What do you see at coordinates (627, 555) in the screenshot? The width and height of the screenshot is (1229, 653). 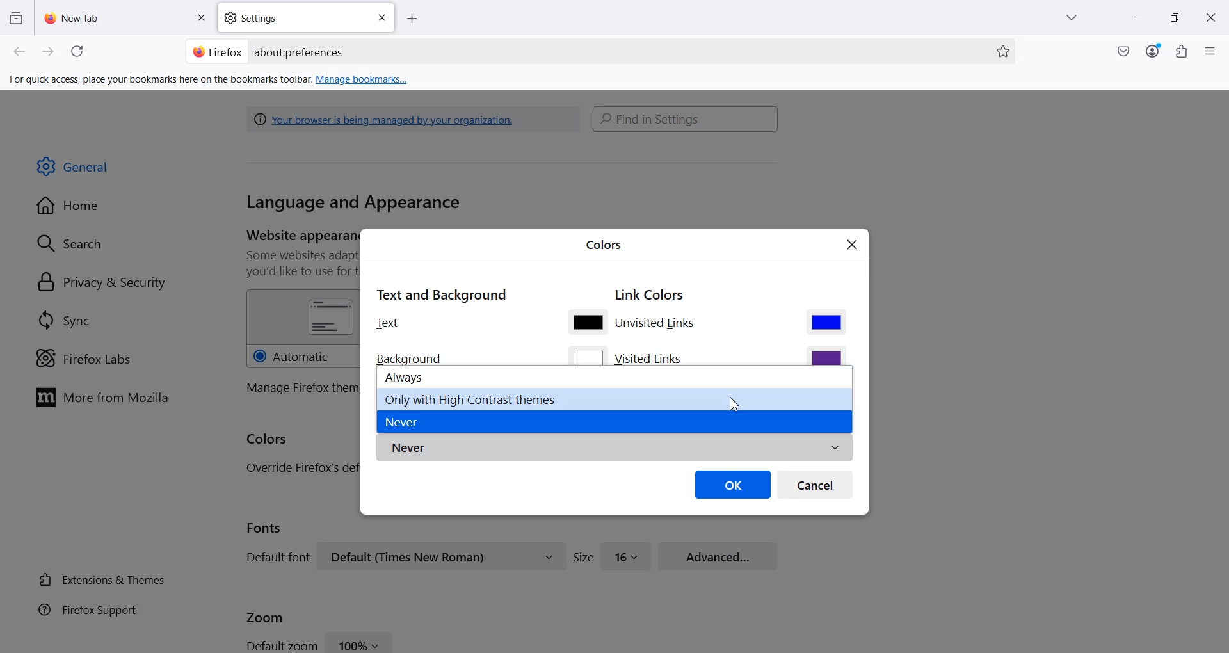 I see `16` at bounding box center [627, 555].